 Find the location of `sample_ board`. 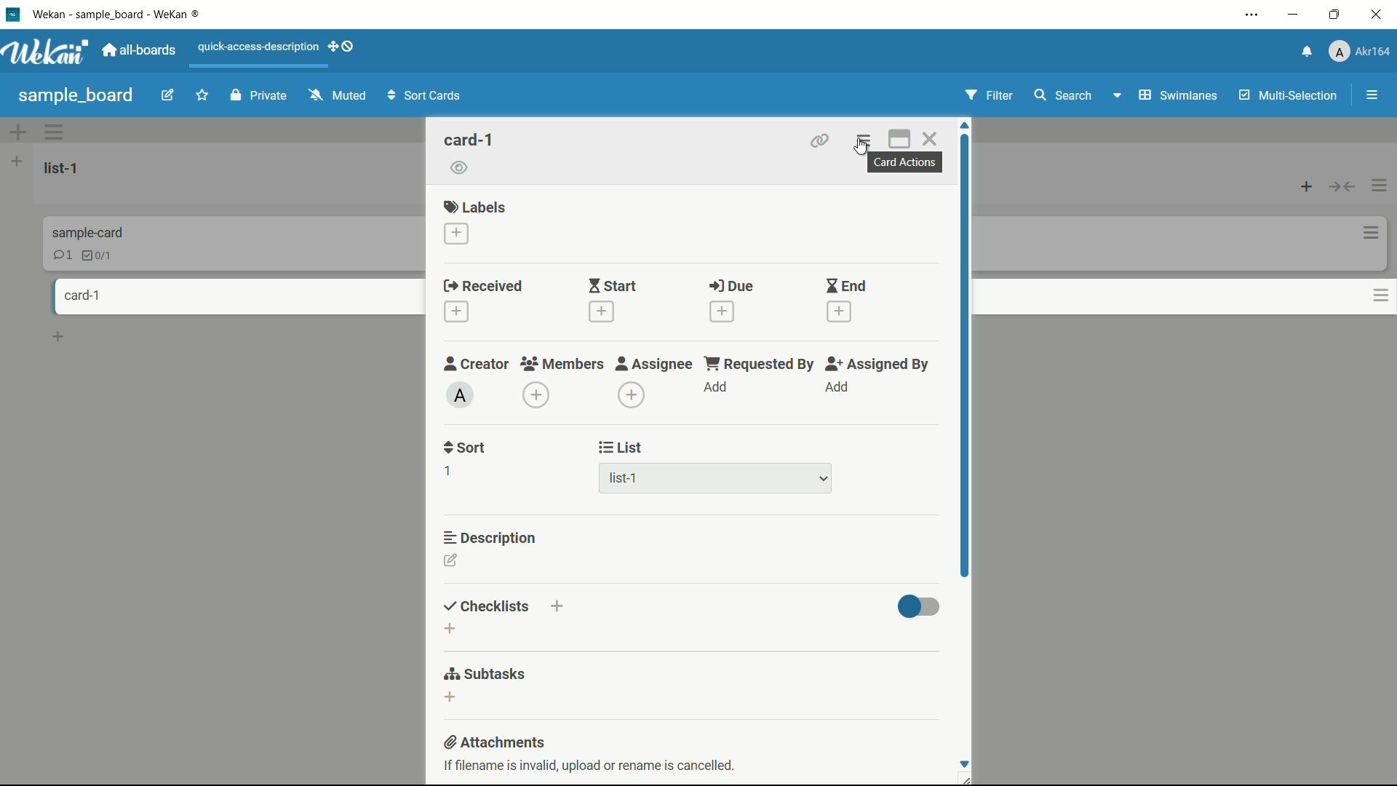

sample_ board is located at coordinates (77, 95).